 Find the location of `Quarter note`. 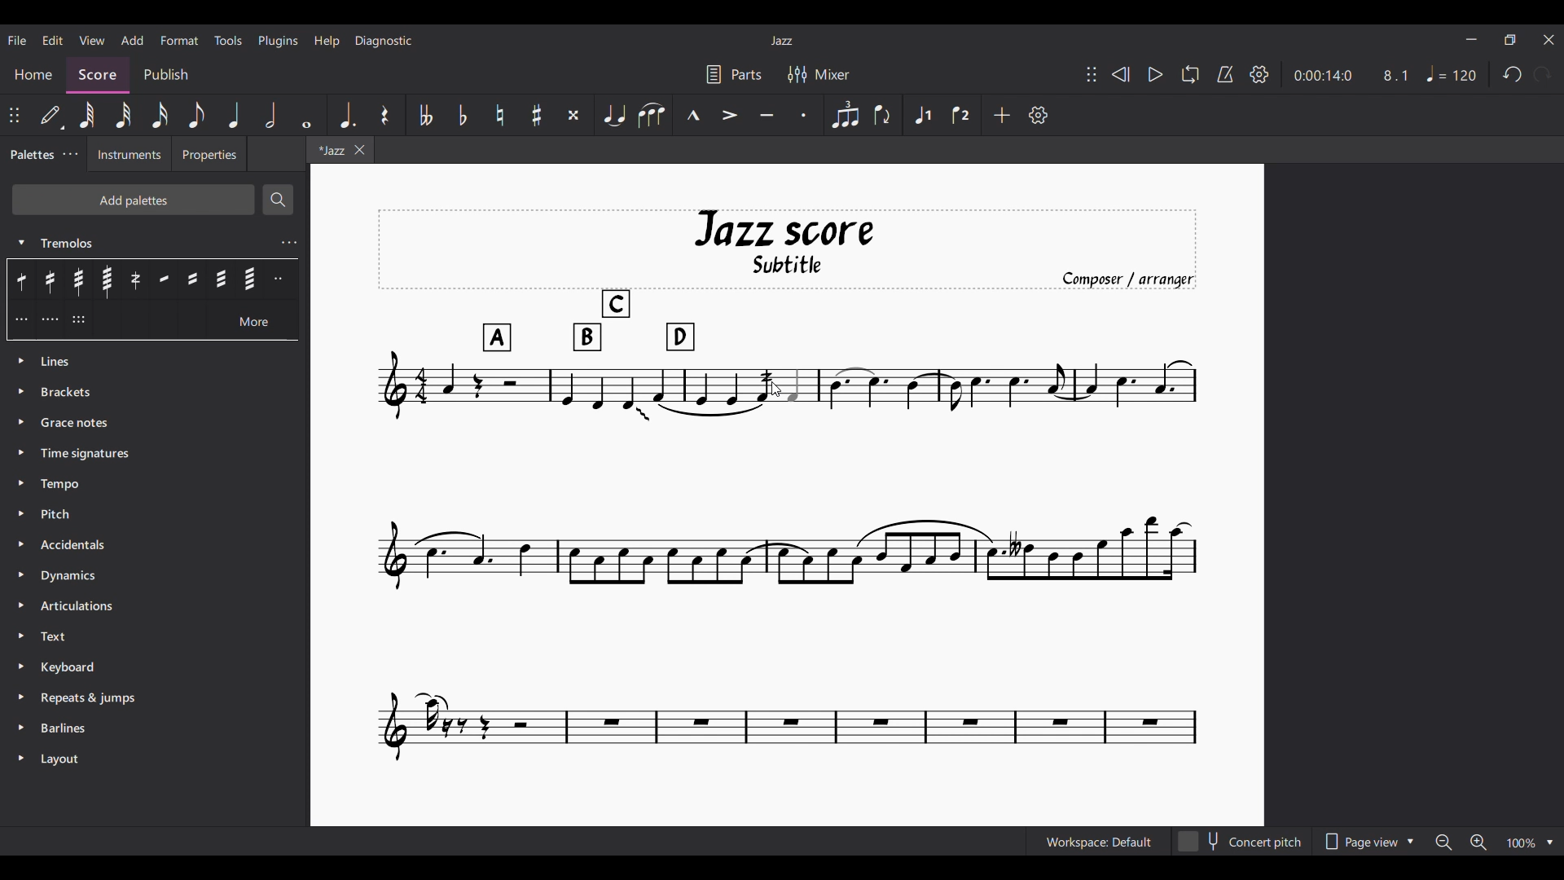

Quarter note is located at coordinates (234, 114).